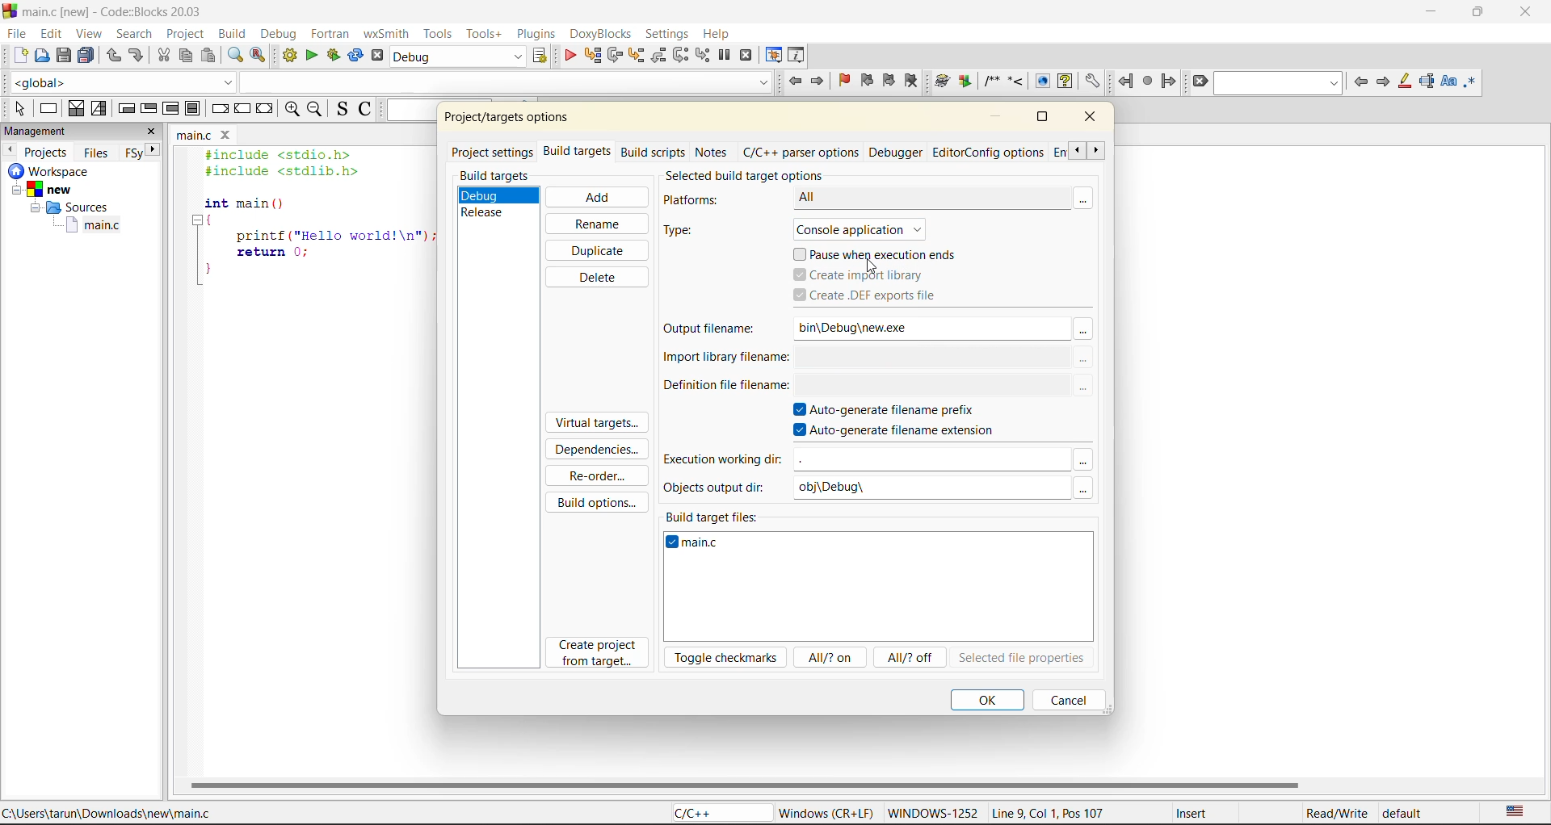 This screenshot has height=825, width=1551. Describe the element at coordinates (97, 228) in the screenshot. I see `main.c` at that location.